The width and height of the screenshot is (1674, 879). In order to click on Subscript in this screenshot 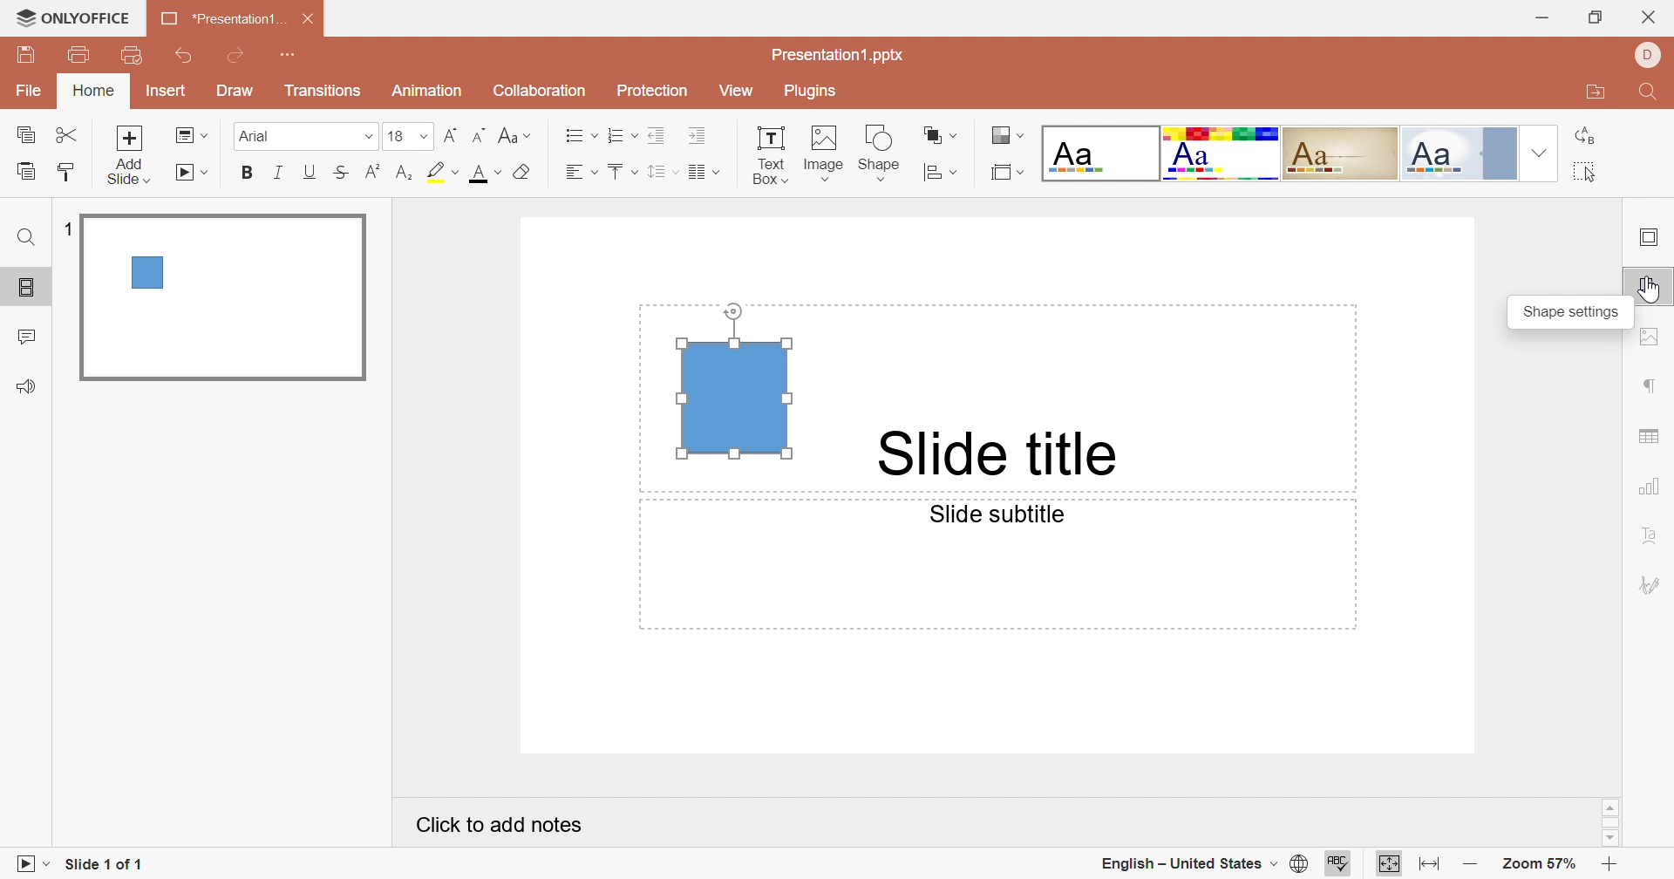, I will do `click(402, 174)`.